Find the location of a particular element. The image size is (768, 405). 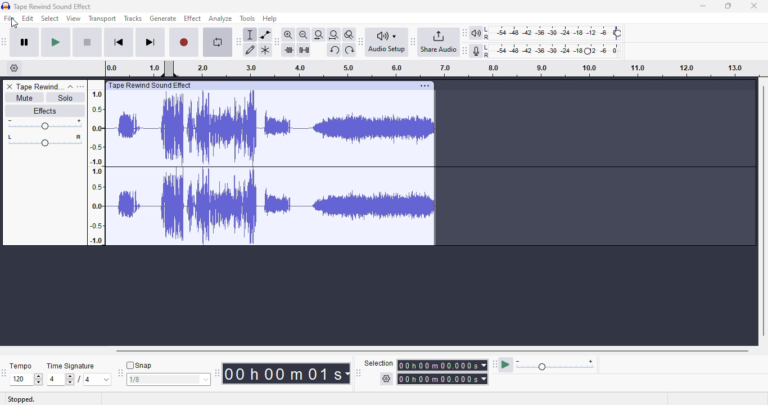

mute is located at coordinates (23, 97).